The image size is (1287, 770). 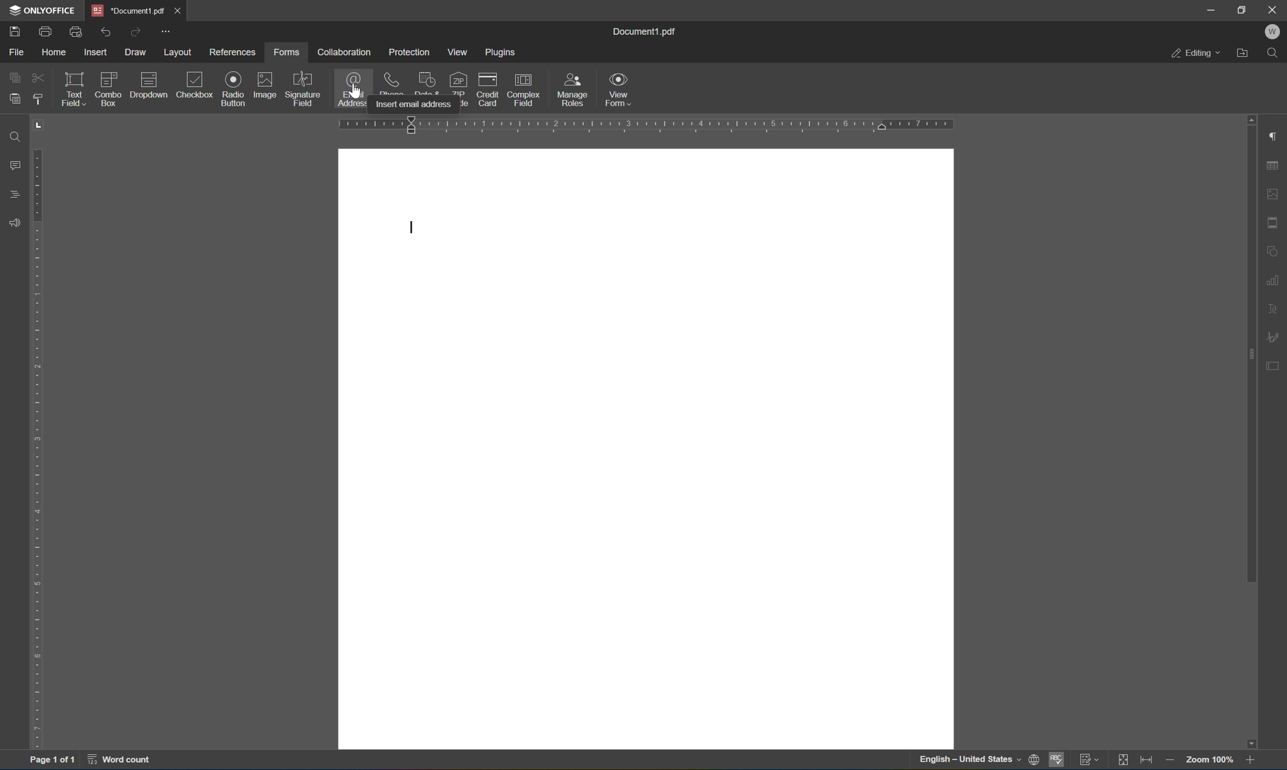 I want to click on file, so click(x=17, y=52).